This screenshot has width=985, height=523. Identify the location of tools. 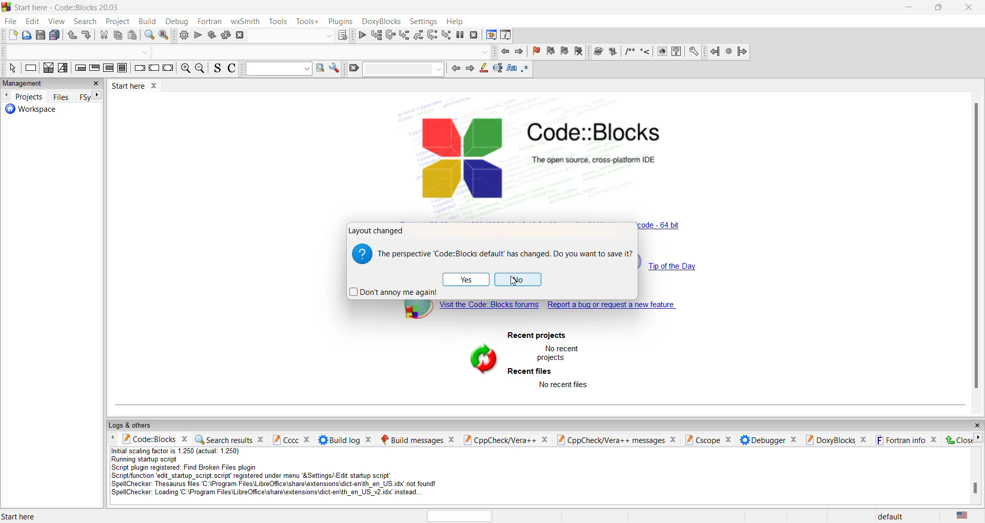
(279, 22).